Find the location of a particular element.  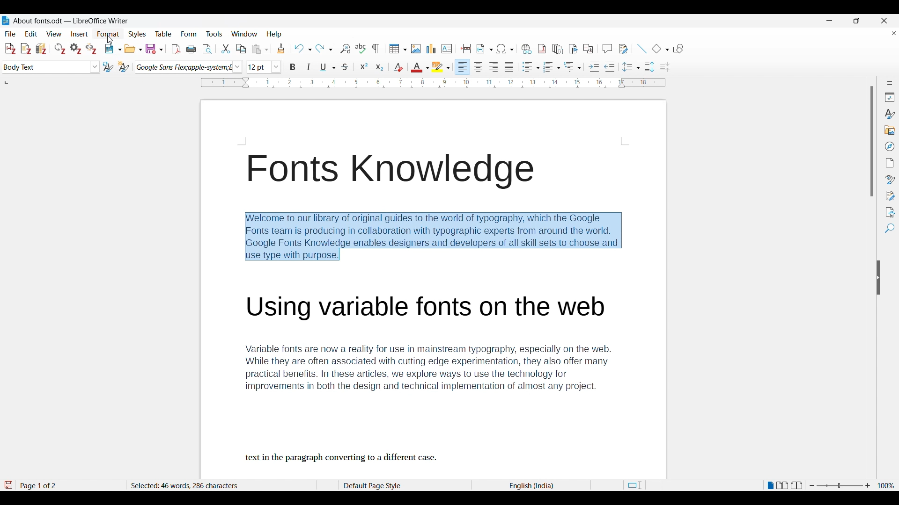

Undo is located at coordinates (302, 49).